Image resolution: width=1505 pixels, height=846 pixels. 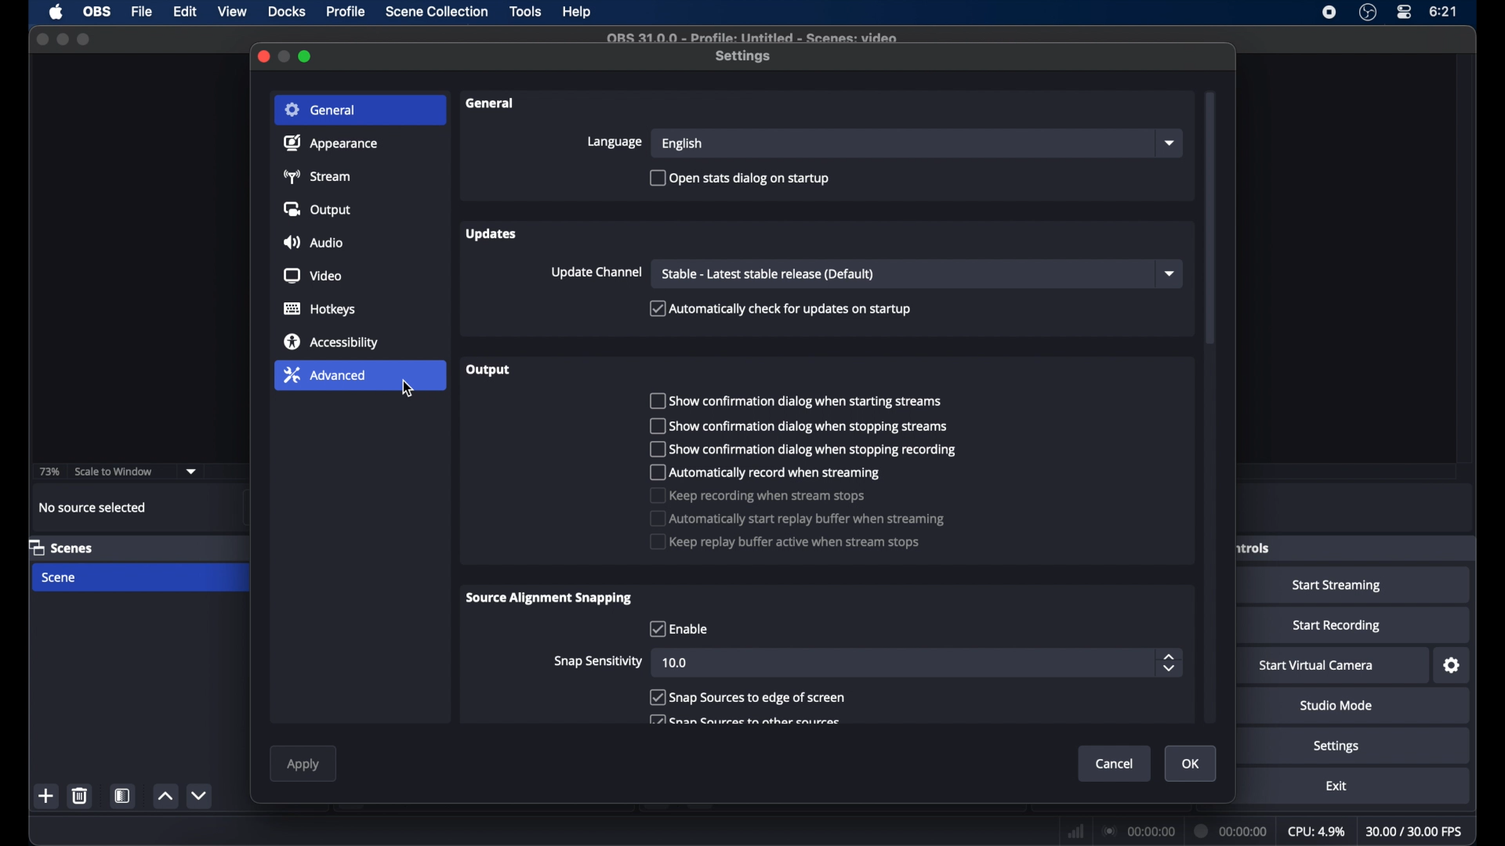 What do you see at coordinates (1336, 705) in the screenshot?
I see `studio mode` at bounding box center [1336, 705].